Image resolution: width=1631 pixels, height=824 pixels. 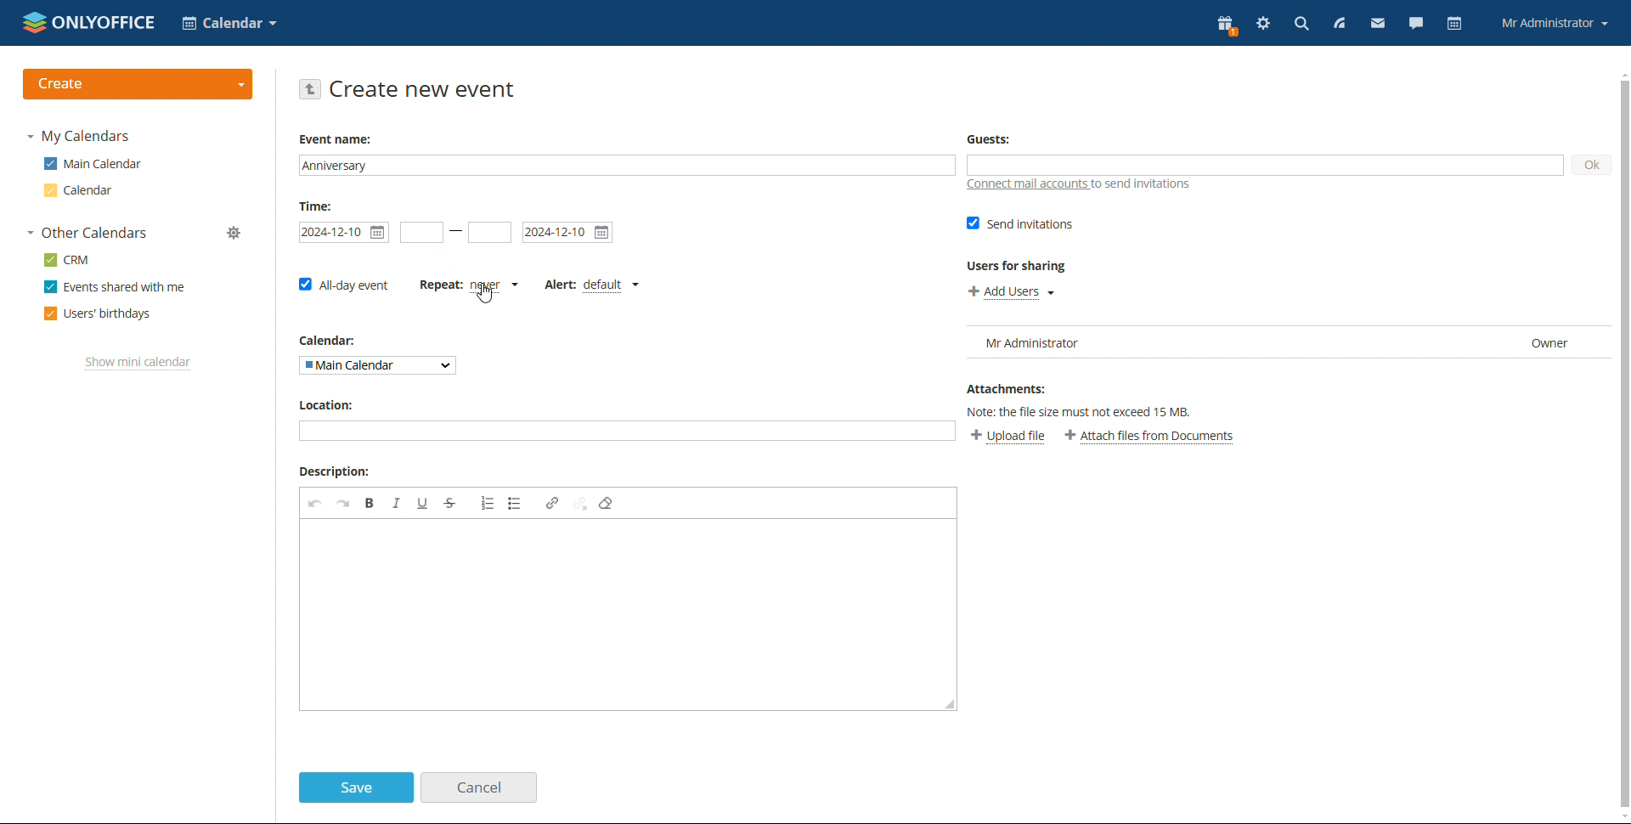 What do you see at coordinates (315, 502) in the screenshot?
I see `undo` at bounding box center [315, 502].